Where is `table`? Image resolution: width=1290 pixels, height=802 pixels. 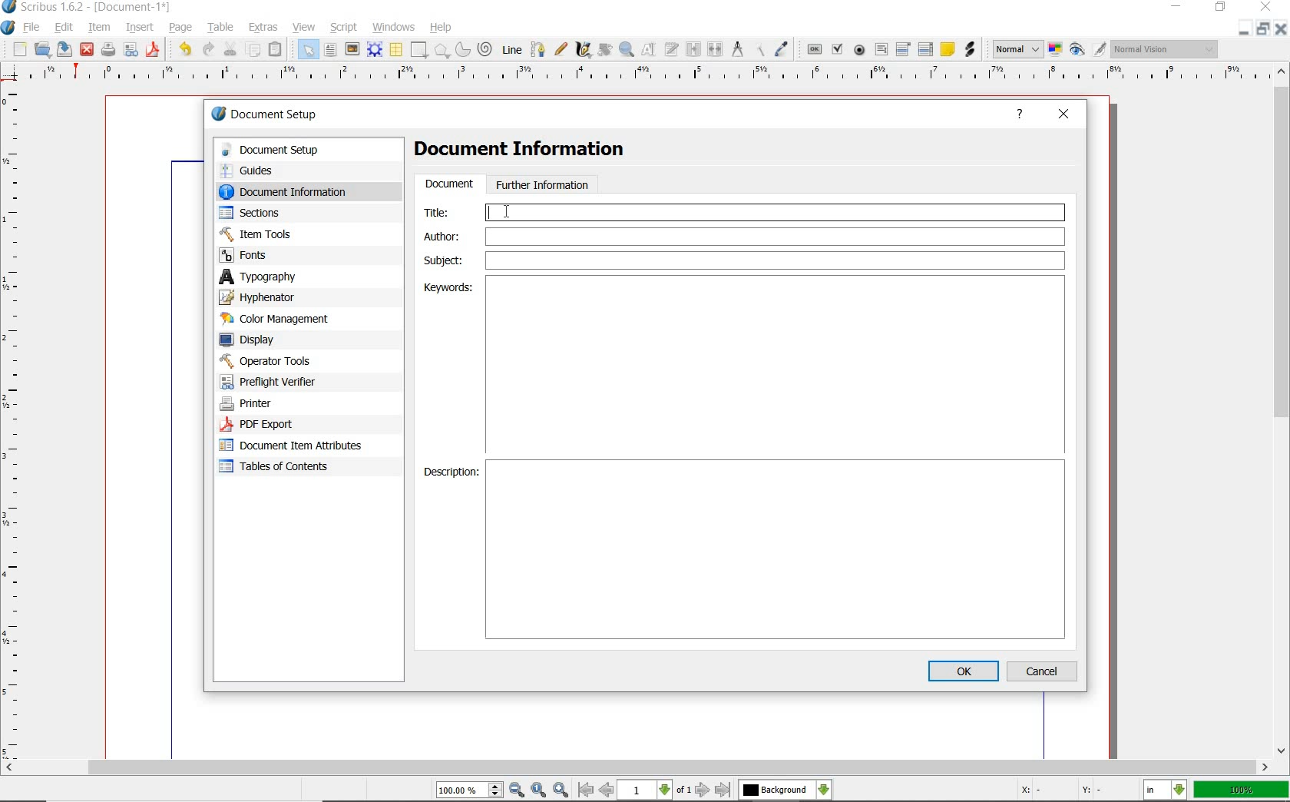 table is located at coordinates (395, 49).